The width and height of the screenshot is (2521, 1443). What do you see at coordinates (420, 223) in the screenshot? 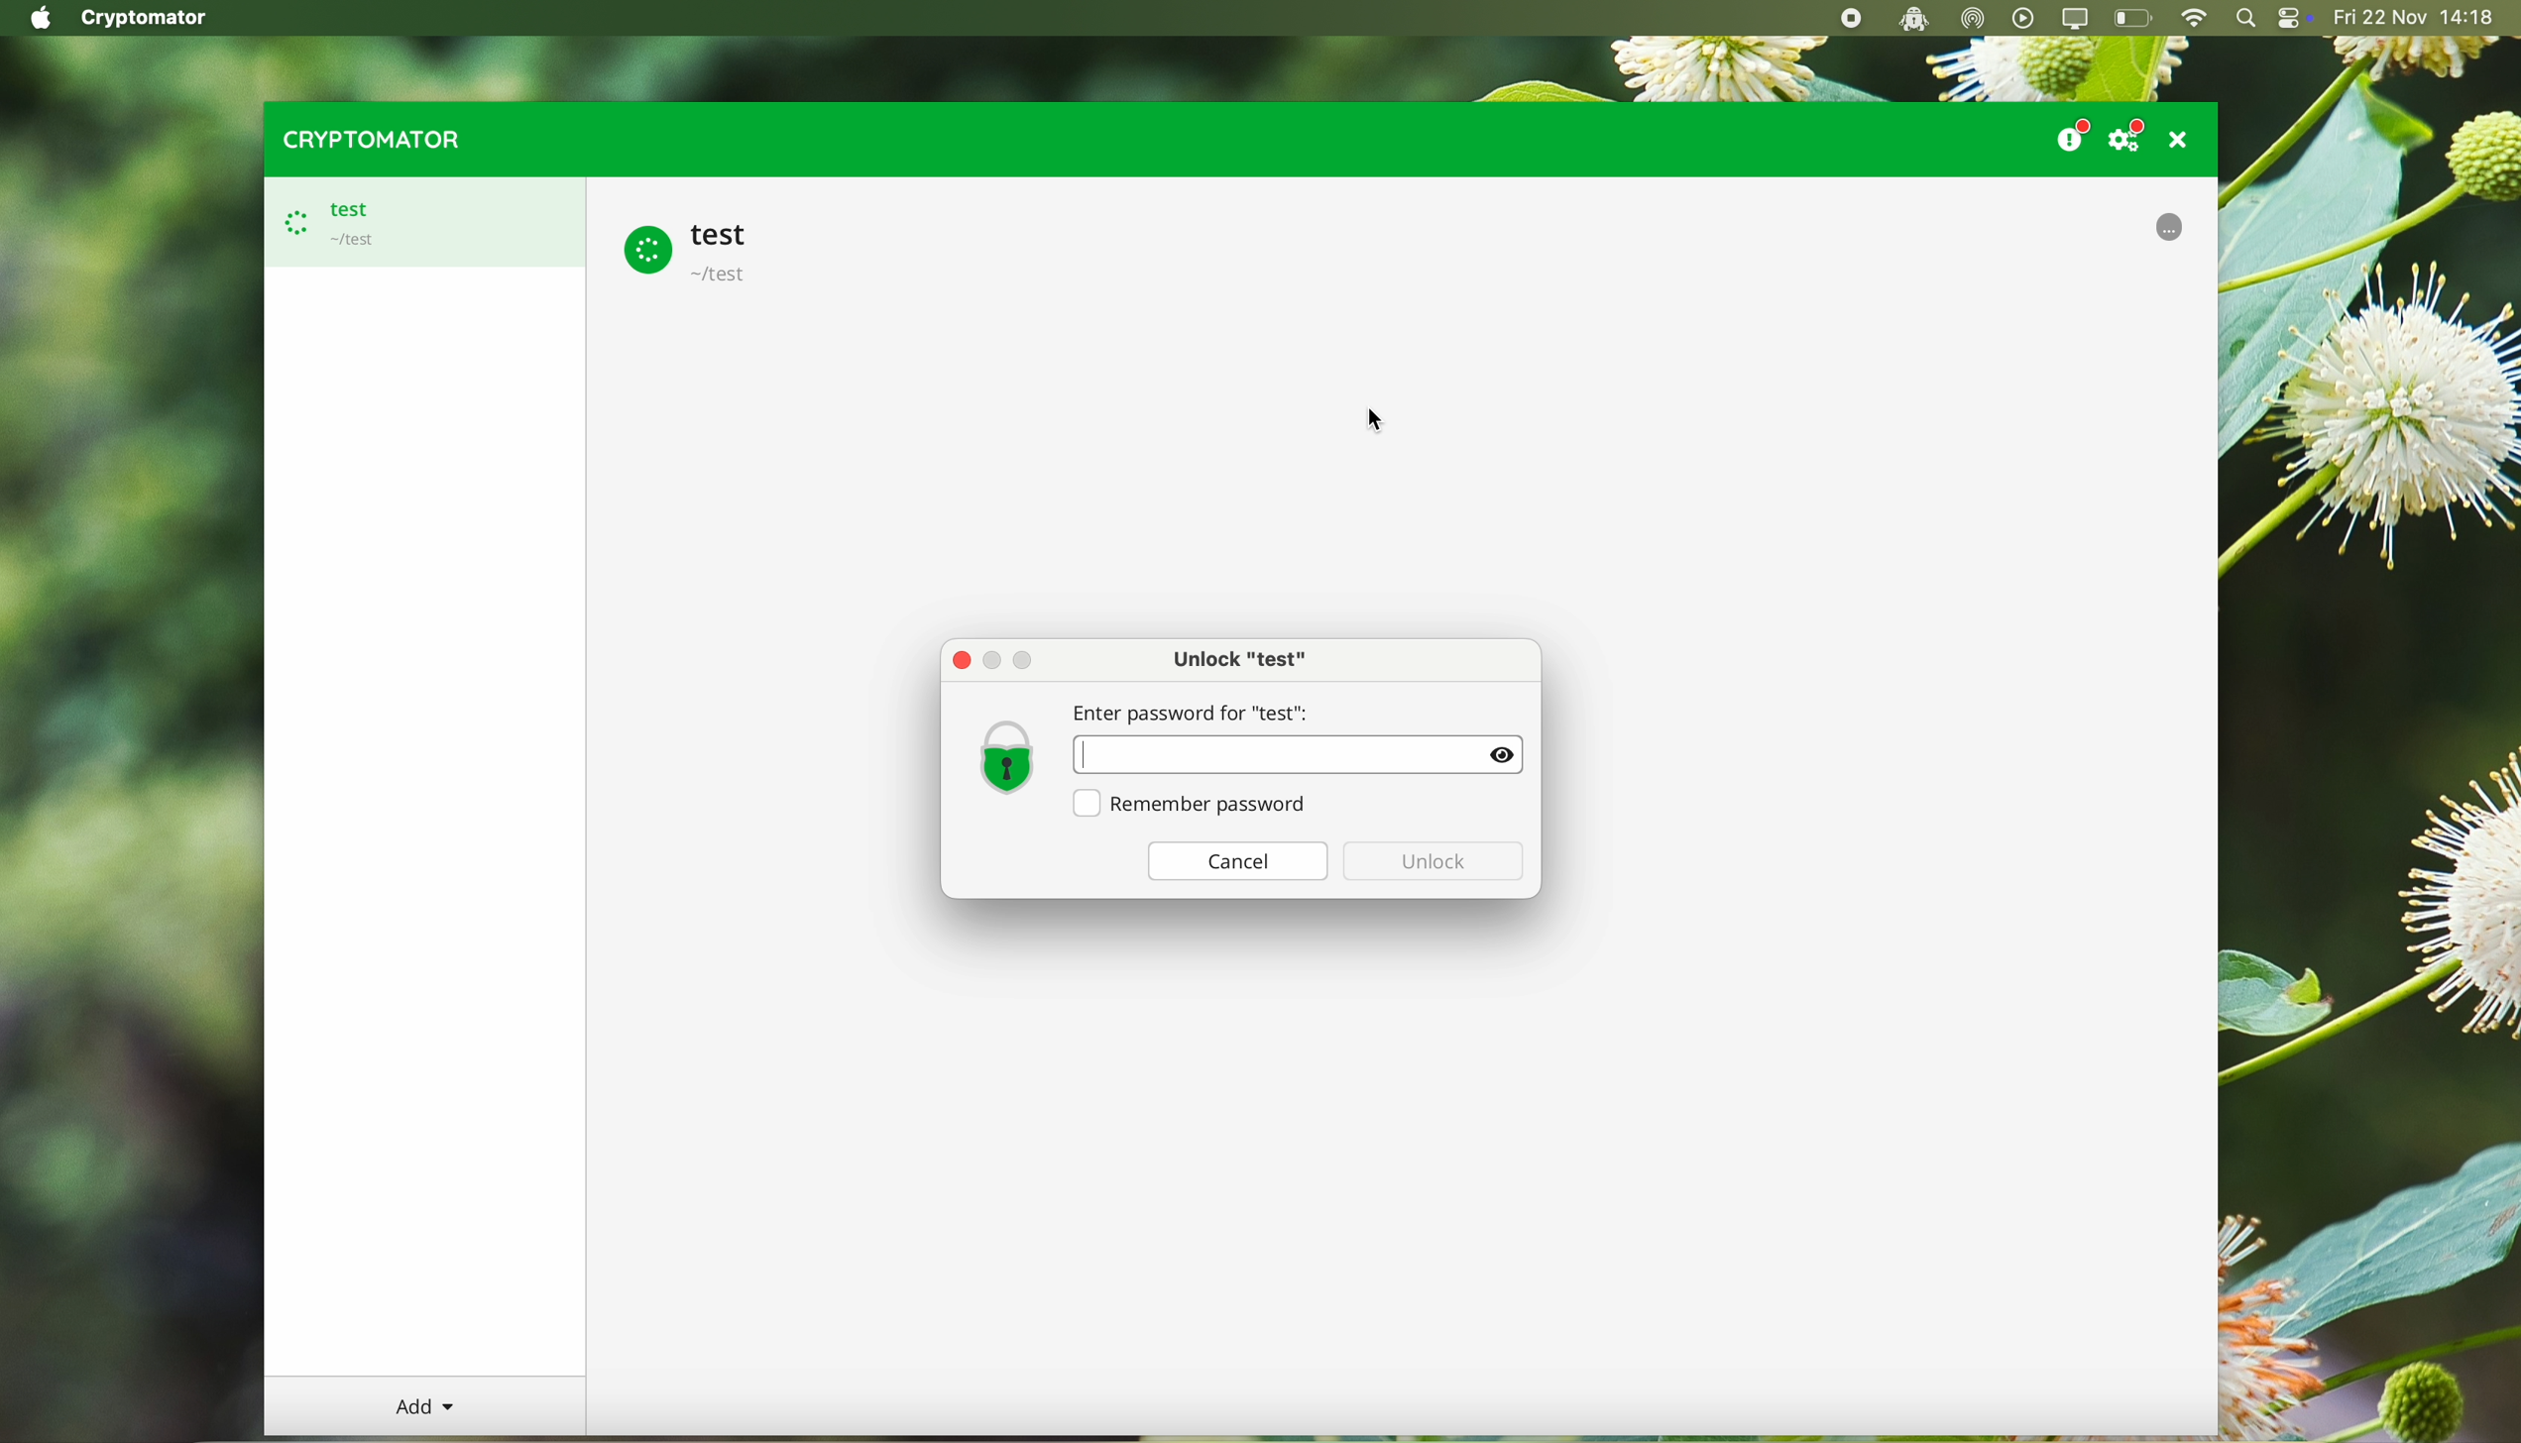
I see `test` at bounding box center [420, 223].